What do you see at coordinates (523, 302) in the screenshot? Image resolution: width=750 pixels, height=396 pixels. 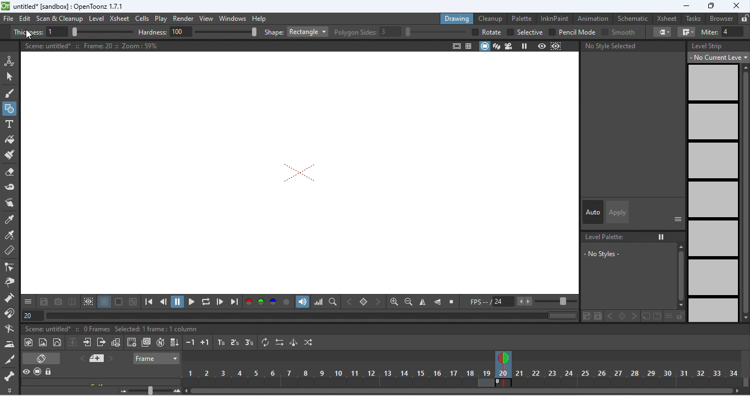 I see `FPS` at bounding box center [523, 302].